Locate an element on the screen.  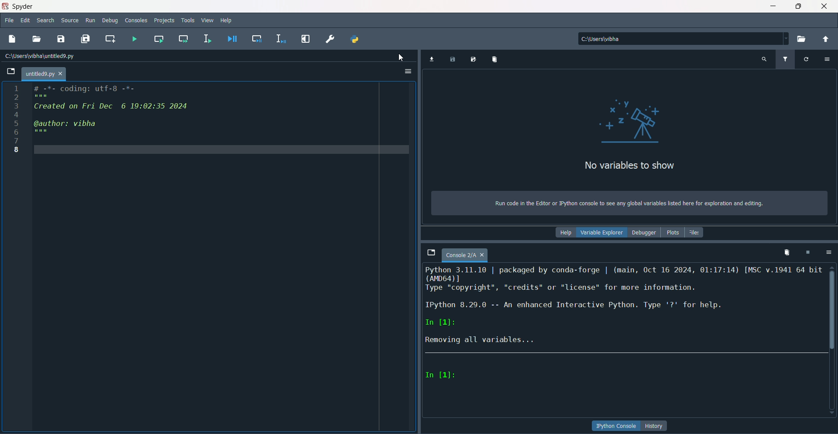
files is located at coordinates (695, 232).